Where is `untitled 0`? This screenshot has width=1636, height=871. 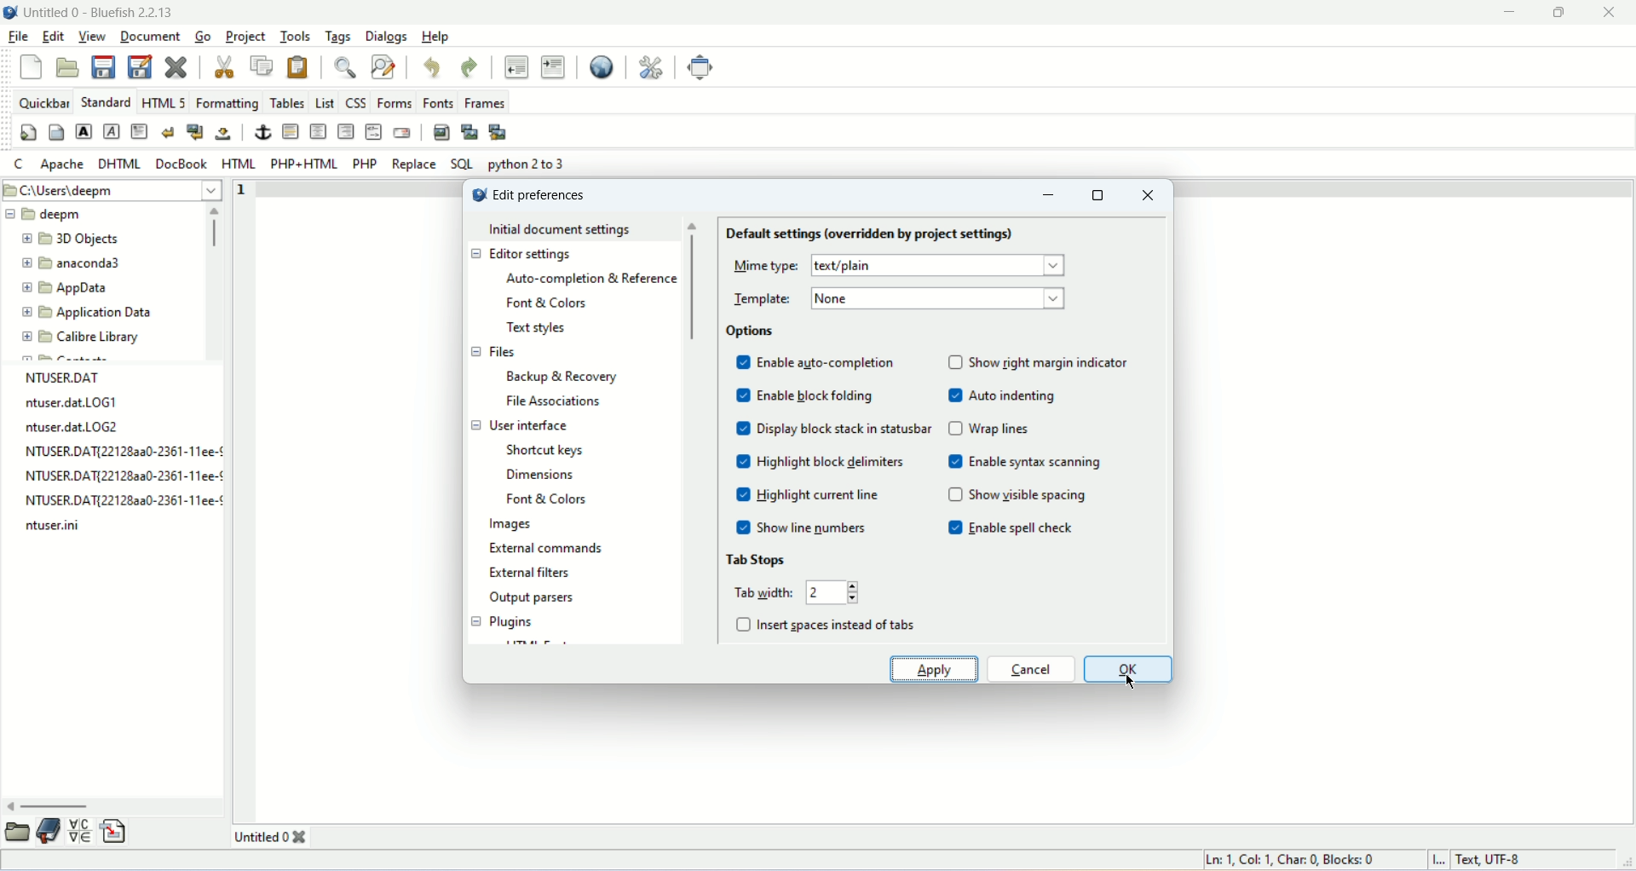 untitled 0 is located at coordinates (269, 838).